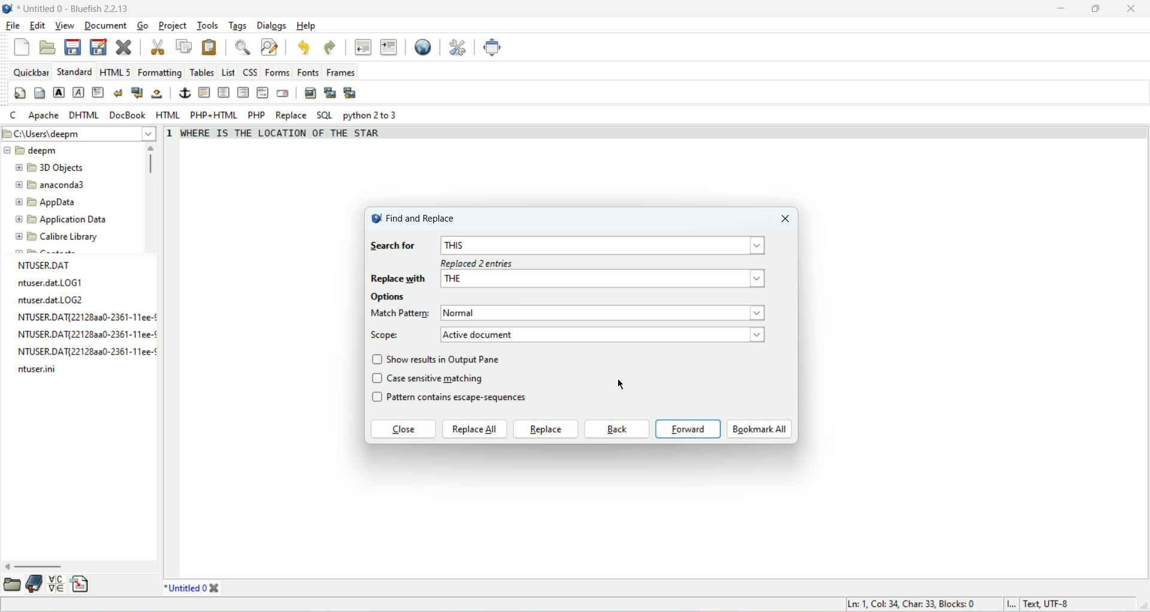 This screenshot has height=612, width=1150. Describe the element at coordinates (60, 220) in the screenshot. I see `Application Data` at that location.